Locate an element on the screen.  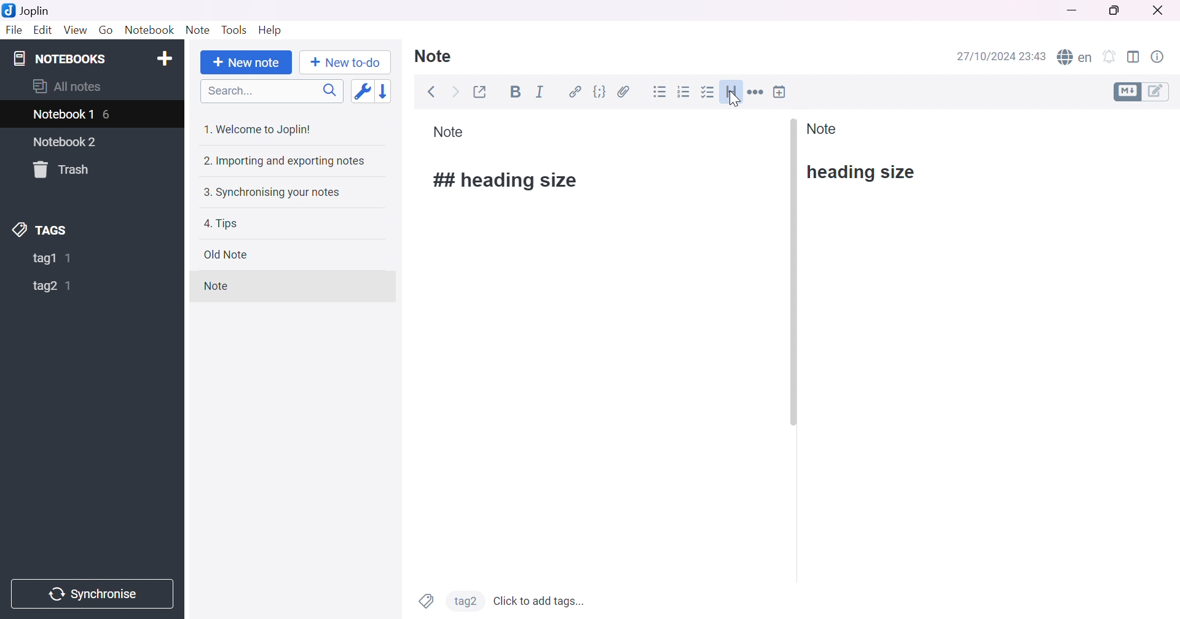
6 is located at coordinates (108, 116).